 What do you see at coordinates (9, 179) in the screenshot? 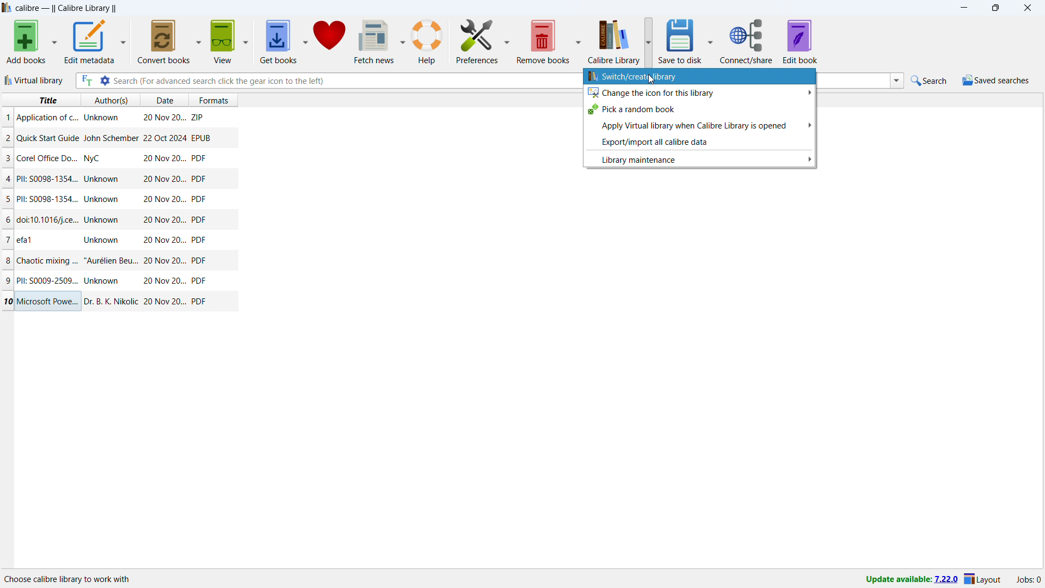
I see `4` at bounding box center [9, 179].